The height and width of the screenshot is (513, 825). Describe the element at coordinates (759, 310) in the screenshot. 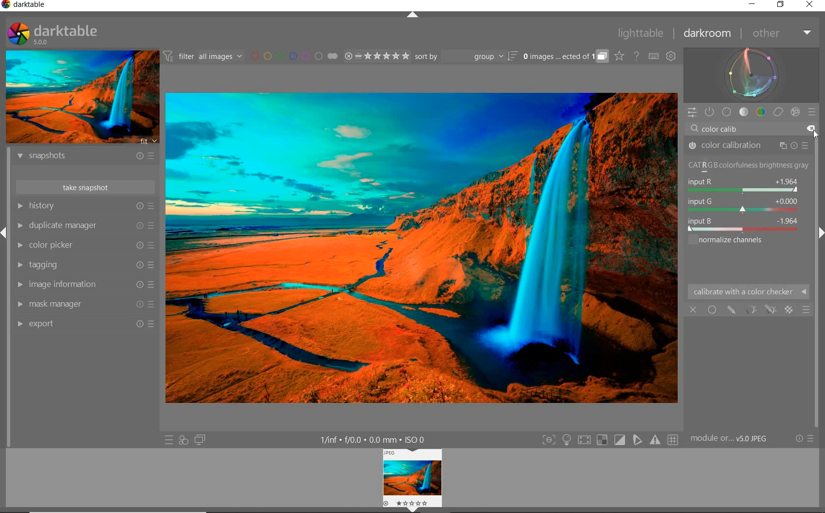

I see `MASK OPTIONS` at that location.